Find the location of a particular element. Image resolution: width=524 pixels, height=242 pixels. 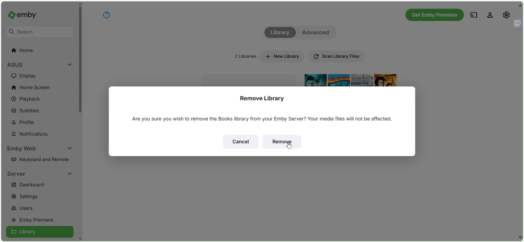

Keyboard and Remote is located at coordinates (42, 161).